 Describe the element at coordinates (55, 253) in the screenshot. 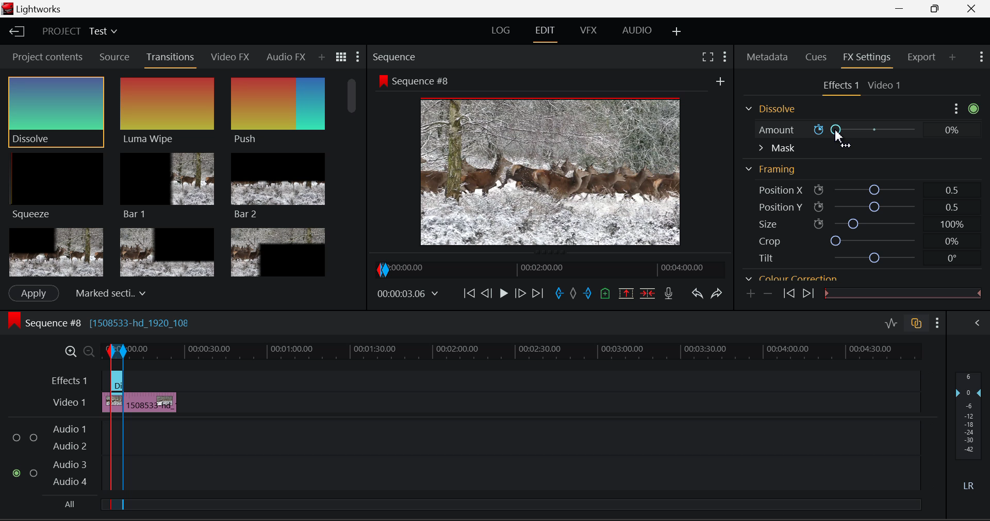

I see `Box 1` at that location.